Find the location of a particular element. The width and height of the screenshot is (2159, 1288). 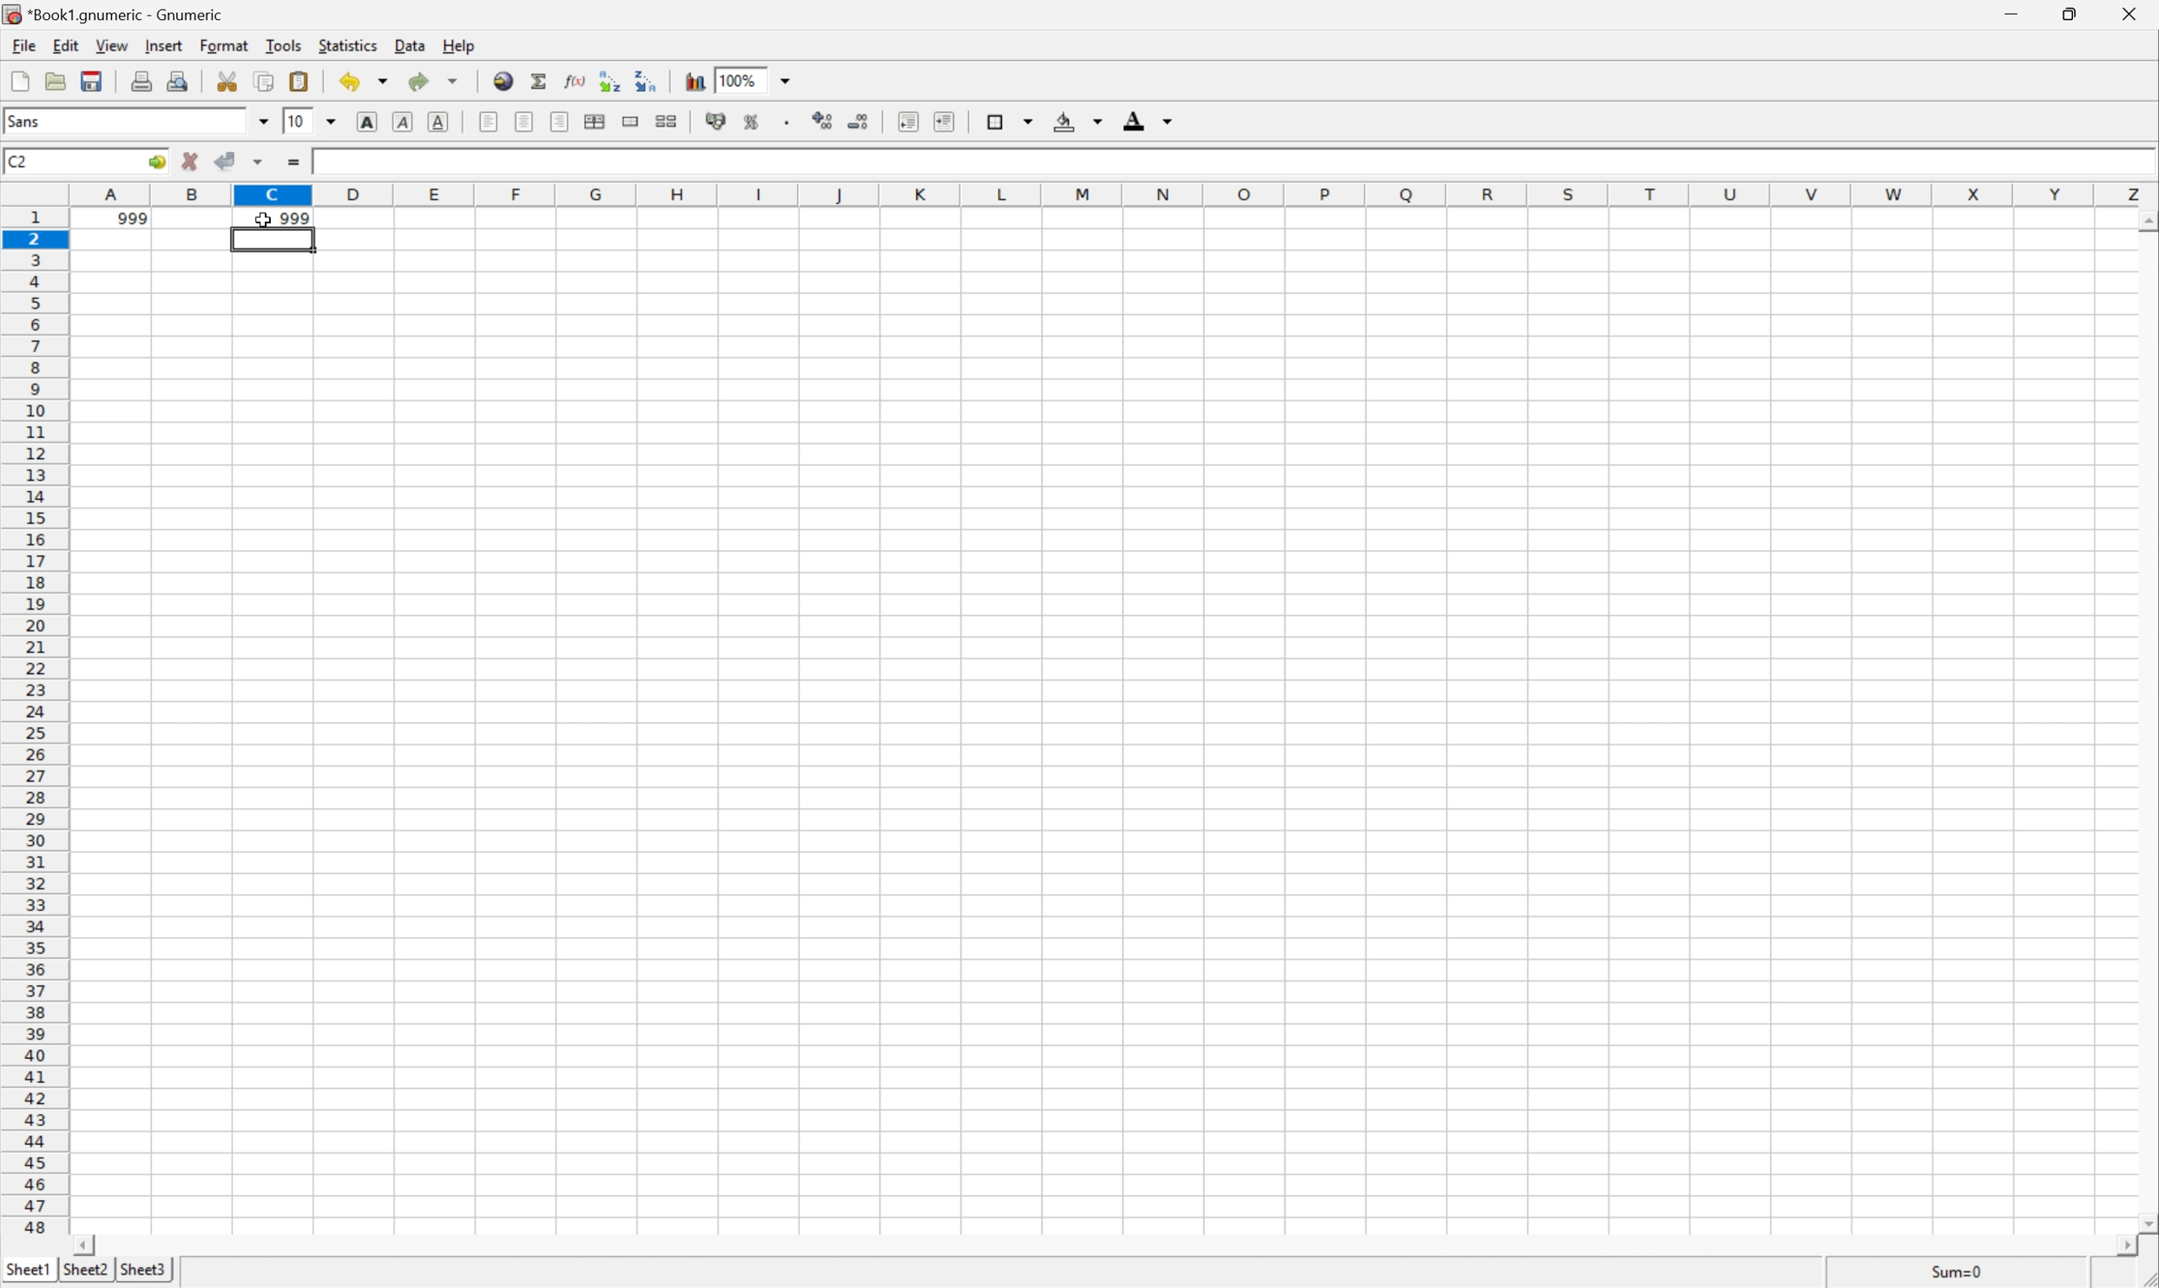

sum in current cell is located at coordinates (541, 82).